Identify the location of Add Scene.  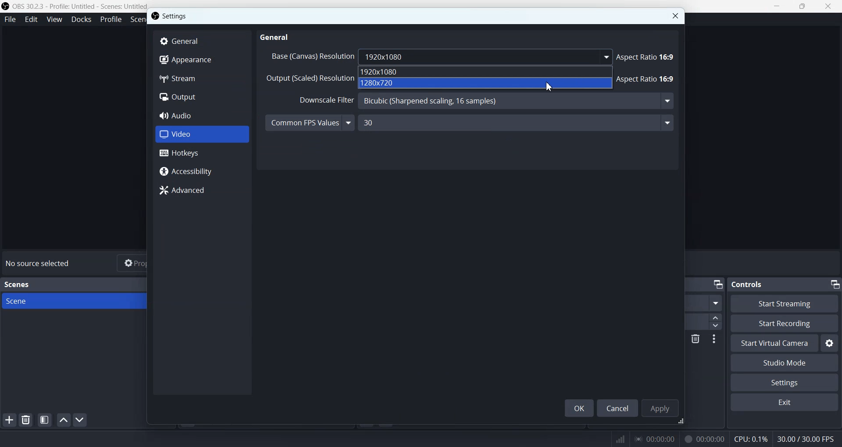
(9, 420).